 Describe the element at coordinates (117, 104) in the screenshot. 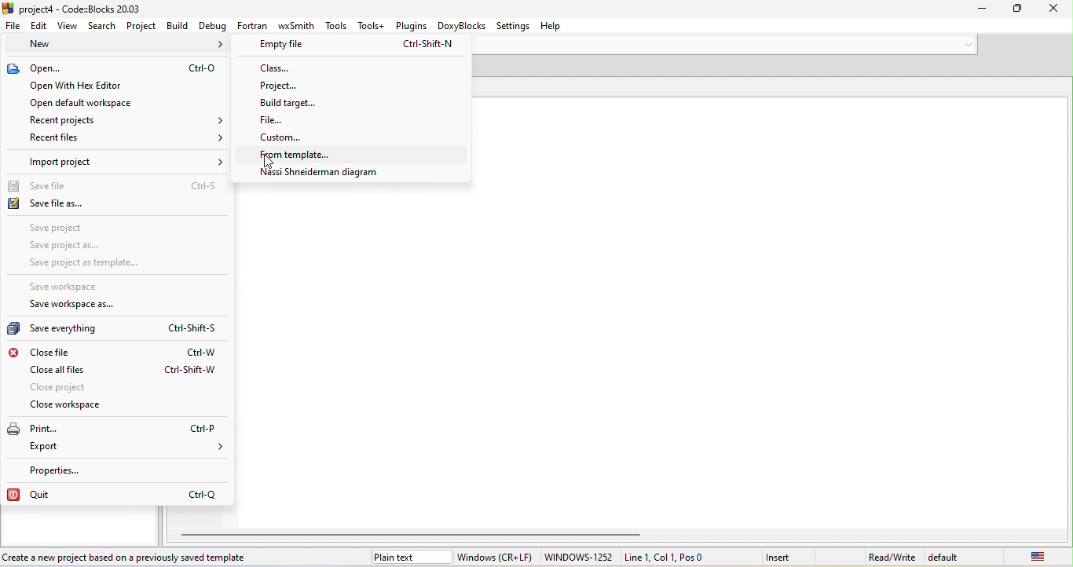

I see `open default workspace` at that location.